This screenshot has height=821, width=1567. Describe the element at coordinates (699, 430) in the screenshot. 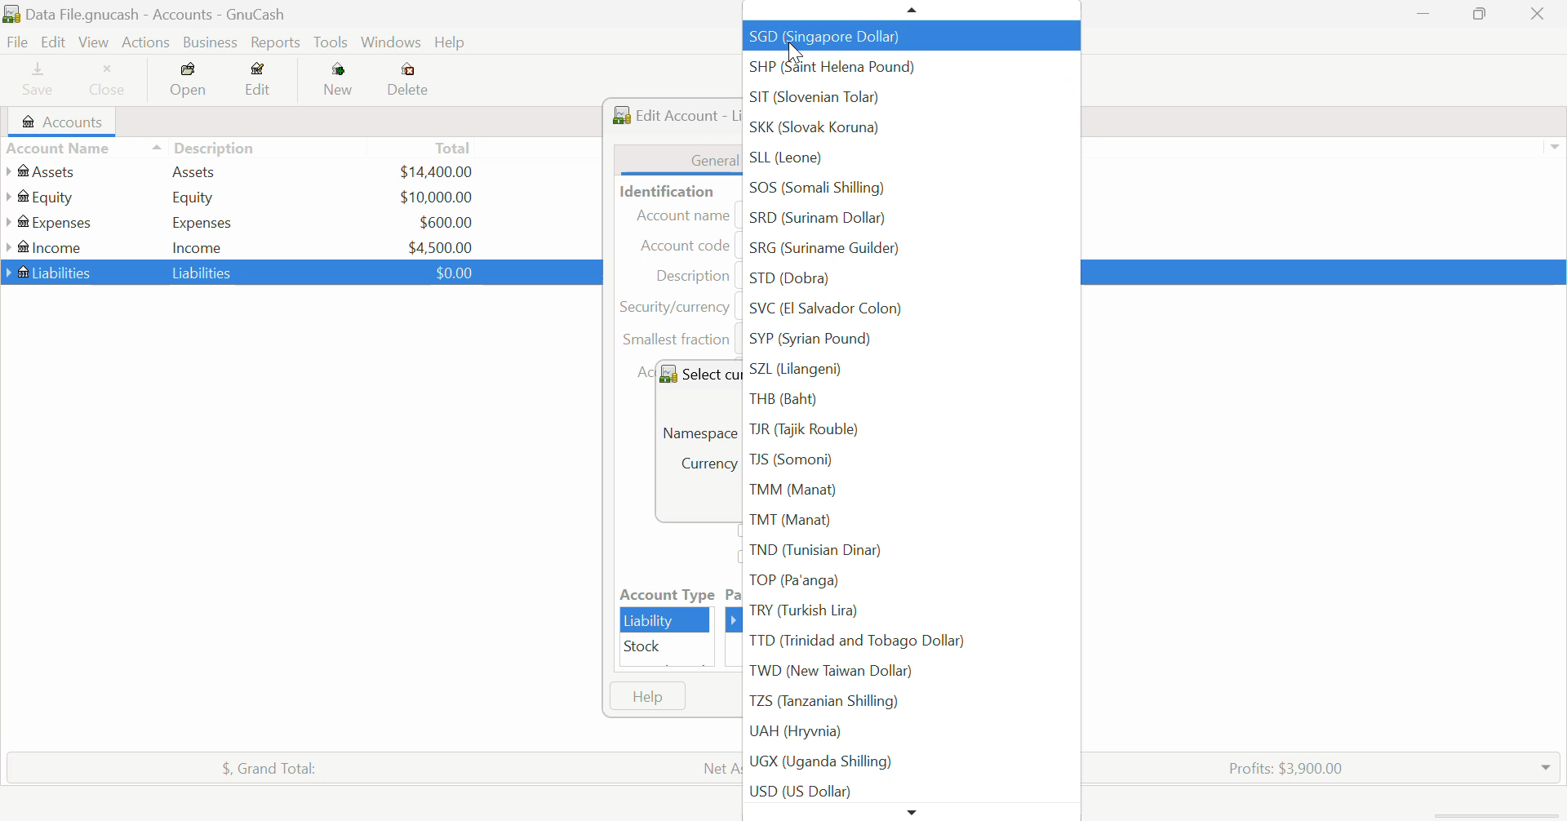

I see `Namespace` at that location.